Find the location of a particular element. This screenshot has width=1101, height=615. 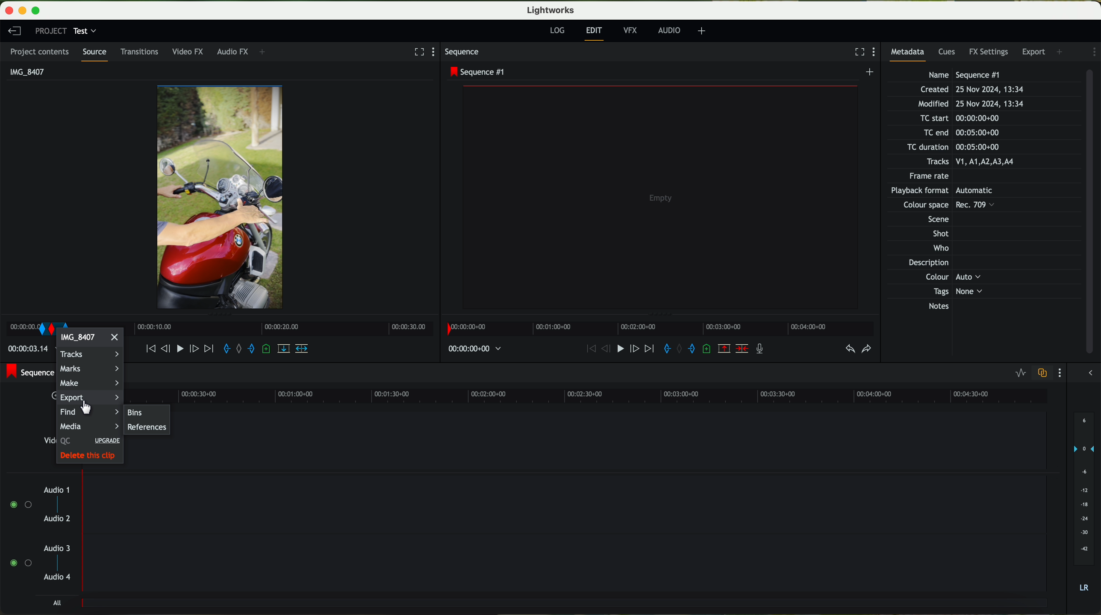

move foward is located at coordinates (647, 350).